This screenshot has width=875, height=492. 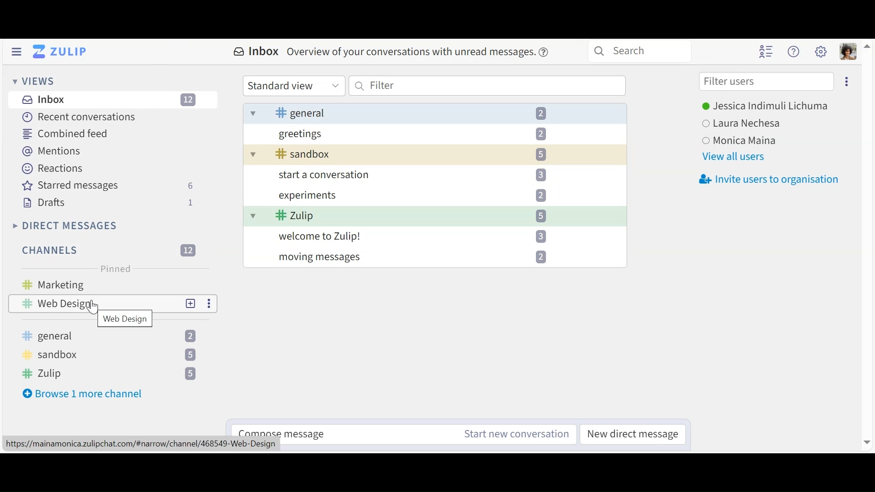 What do you see at coordinates (435, 195) in the screenshot?
I see `experiments` at bounding box center [435, 195].